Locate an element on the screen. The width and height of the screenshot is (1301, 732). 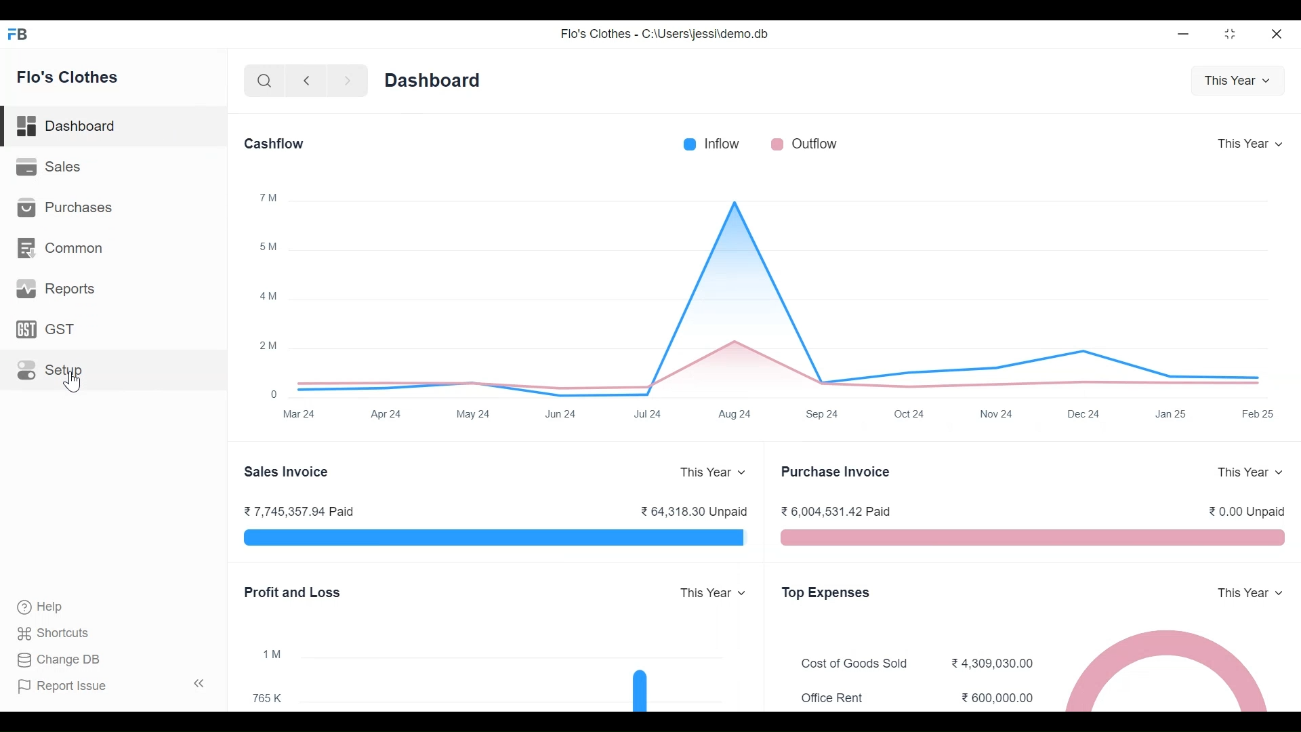
jun 24 is located at coordinates (562, 414).